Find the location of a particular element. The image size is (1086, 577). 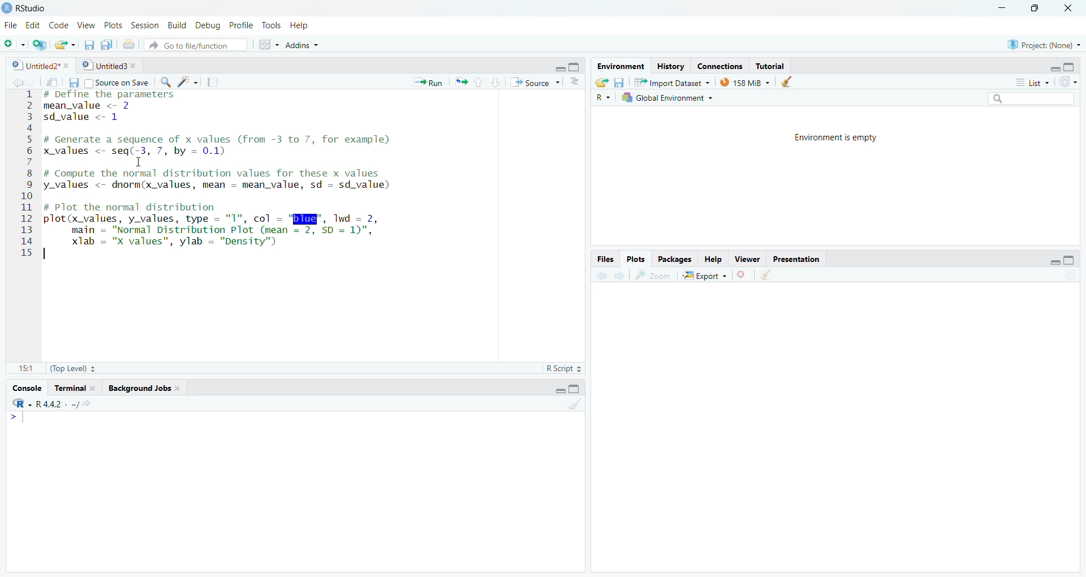

Connections is located at coordinates (717, 65).